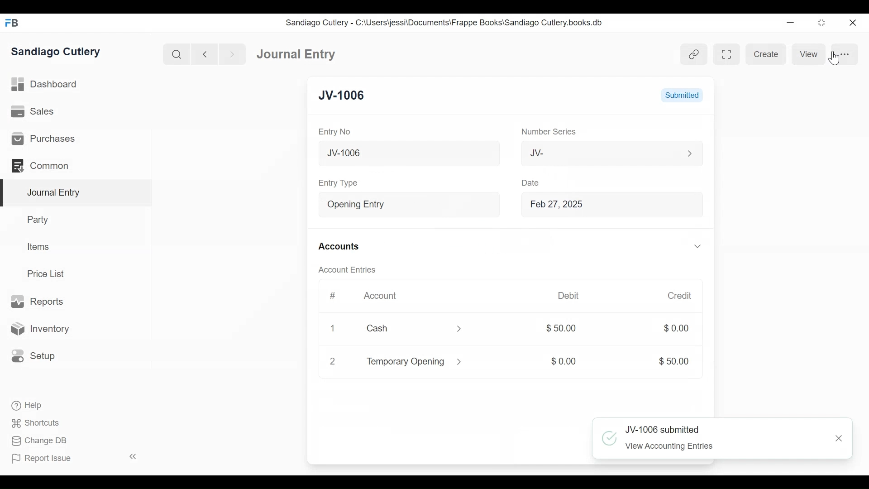  What do you see at coordinates (457, 329) in the screenshot?
I see `Expand` at bounding box center [457, 329].